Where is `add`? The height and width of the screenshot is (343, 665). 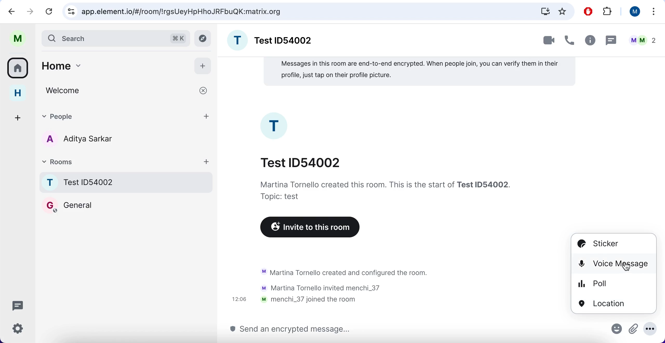 add is located at coordinates (204, 66).